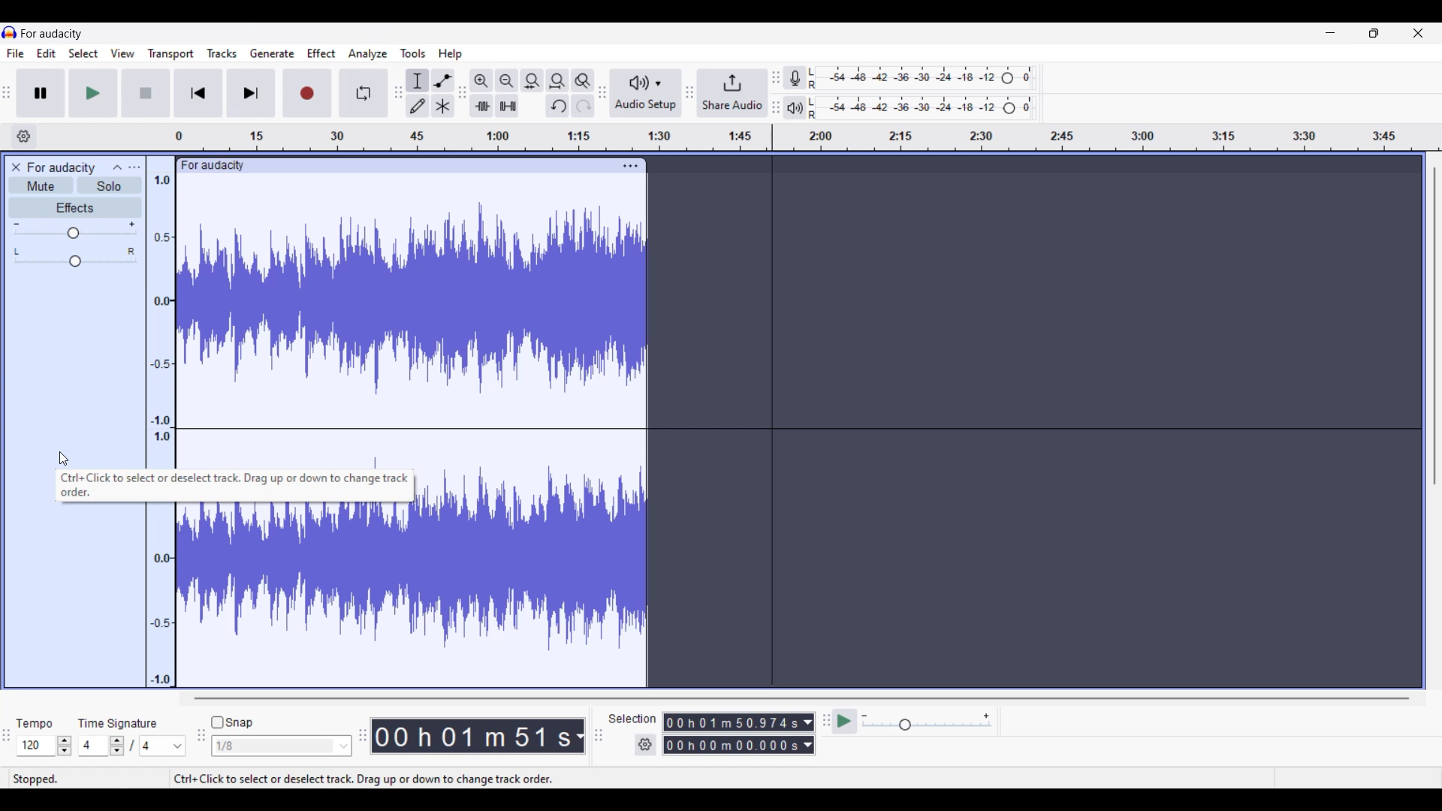 The image size is (1442, 811). I want to click on Volume slider, so click(75, 230).